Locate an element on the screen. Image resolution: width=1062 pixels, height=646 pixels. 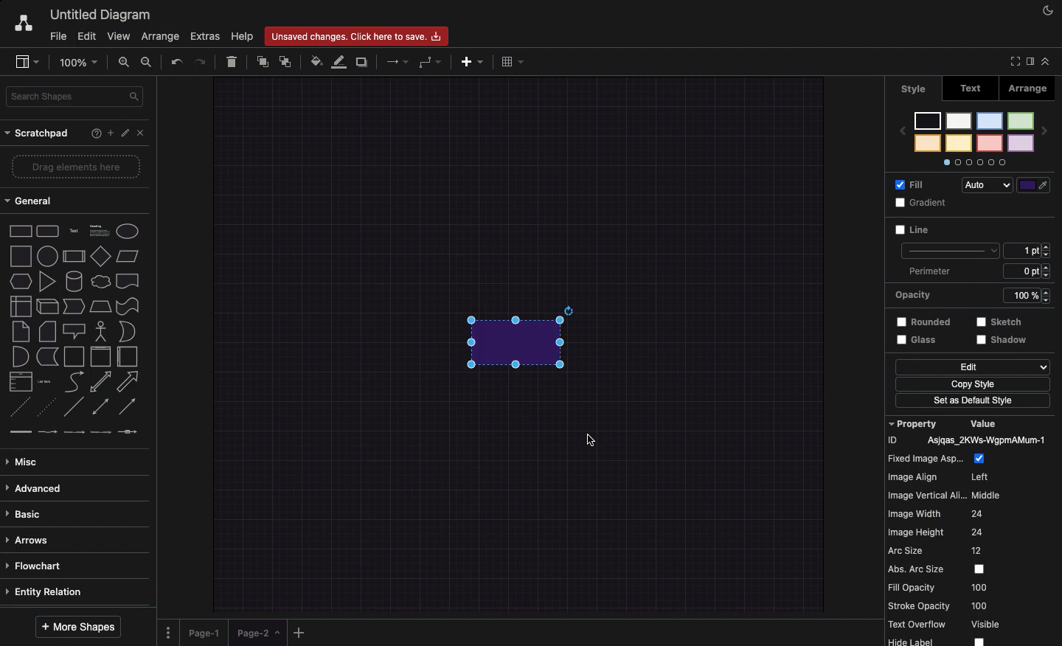
Cursor is located at coordinates (594, 440).